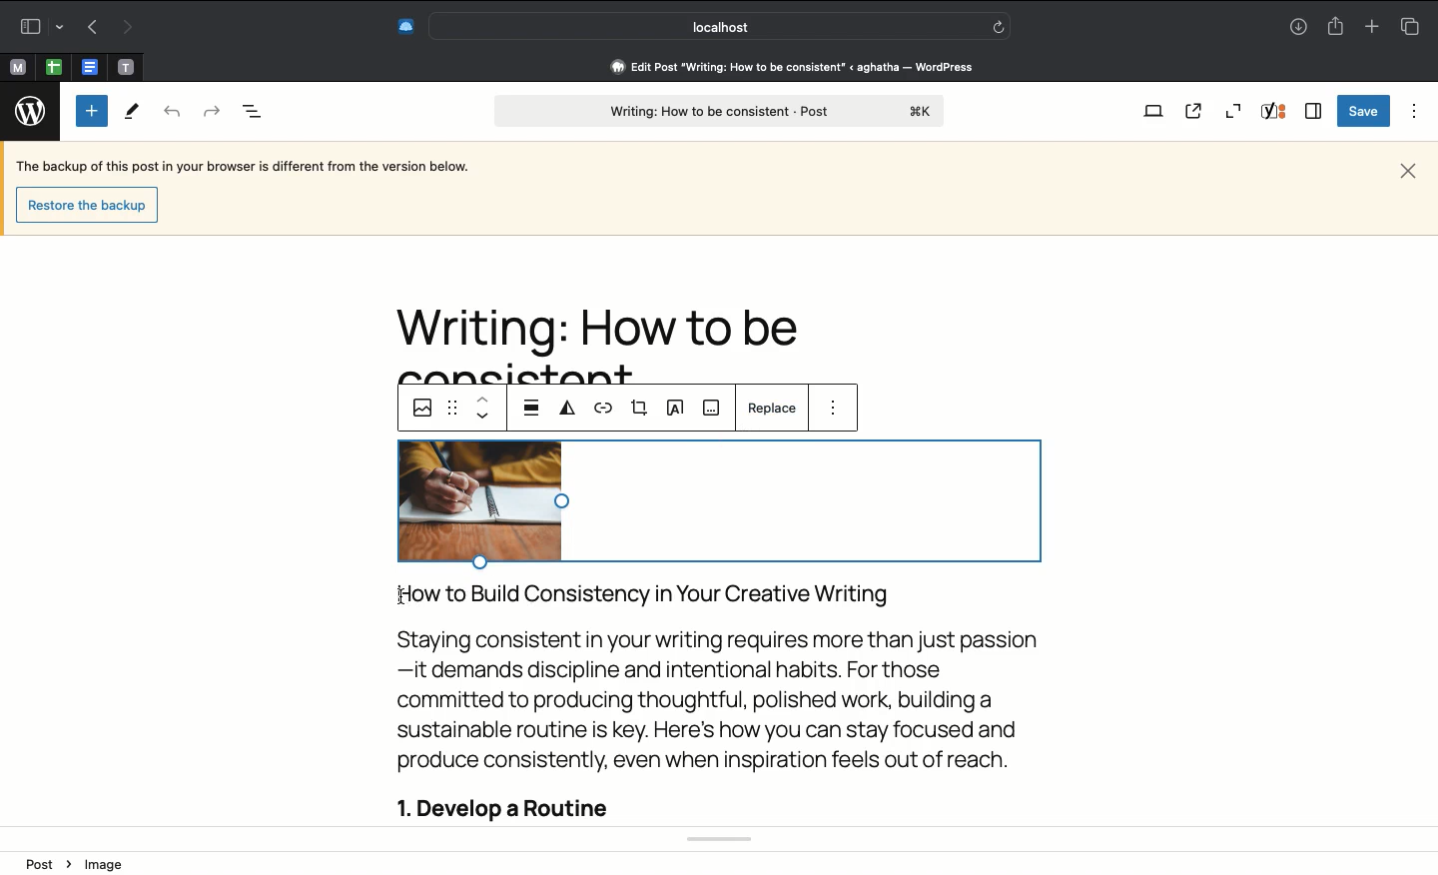 The height and width of the screenshot is (875, 1438). Describe the element at coordinates (834, 407) in the screenshot. I see `Options` at that location.